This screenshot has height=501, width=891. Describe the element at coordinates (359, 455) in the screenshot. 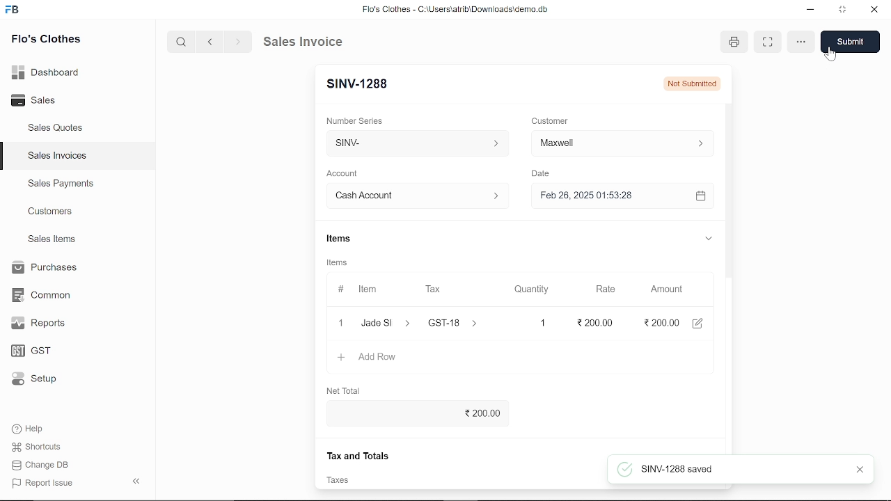

I see `Tax and Totals` at that location.